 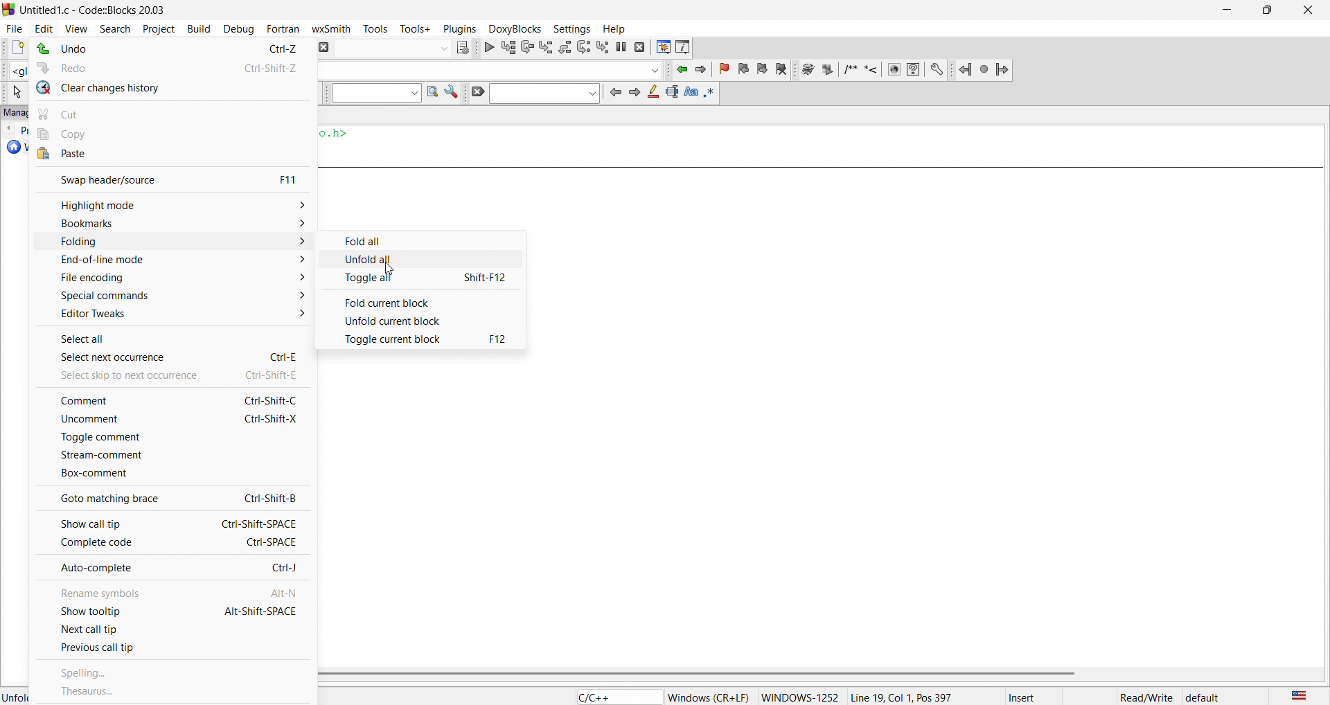 What do you see at coordinates (390, 47) in the screenshot?
I see `input box` at bounding box center [390, 47].